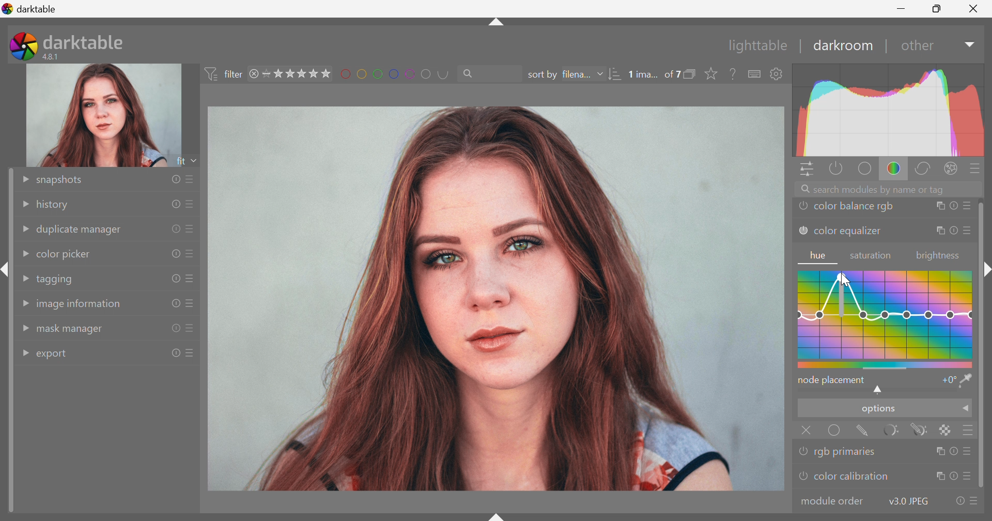  Describe the element at coordinates (968, 45) in the screenshot. I see `Drop Down` at that location.